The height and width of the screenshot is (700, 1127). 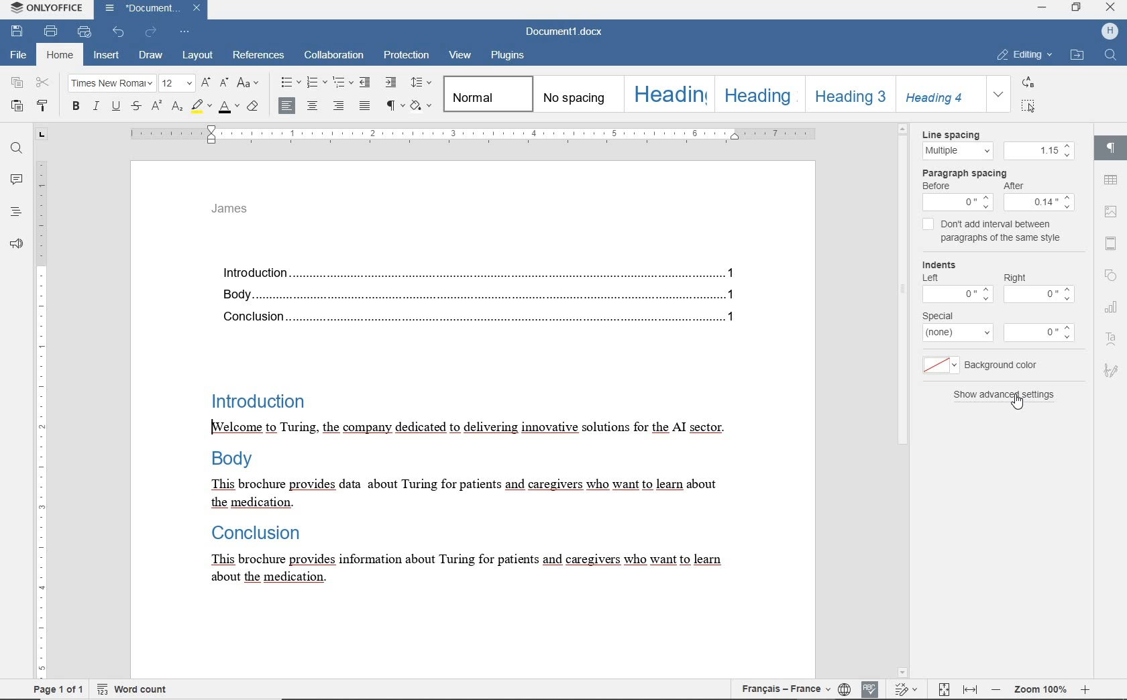 What do you see at coordinates (961, 134) in the screenshot?
I see `Line spacing` at bounding box center [961, 134].